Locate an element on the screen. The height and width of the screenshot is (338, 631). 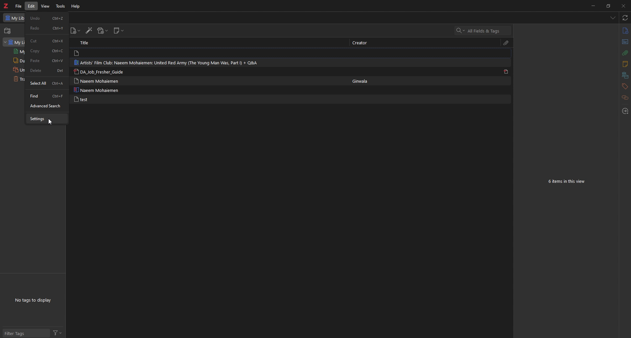
attachment is located at coordinates (506, 43).